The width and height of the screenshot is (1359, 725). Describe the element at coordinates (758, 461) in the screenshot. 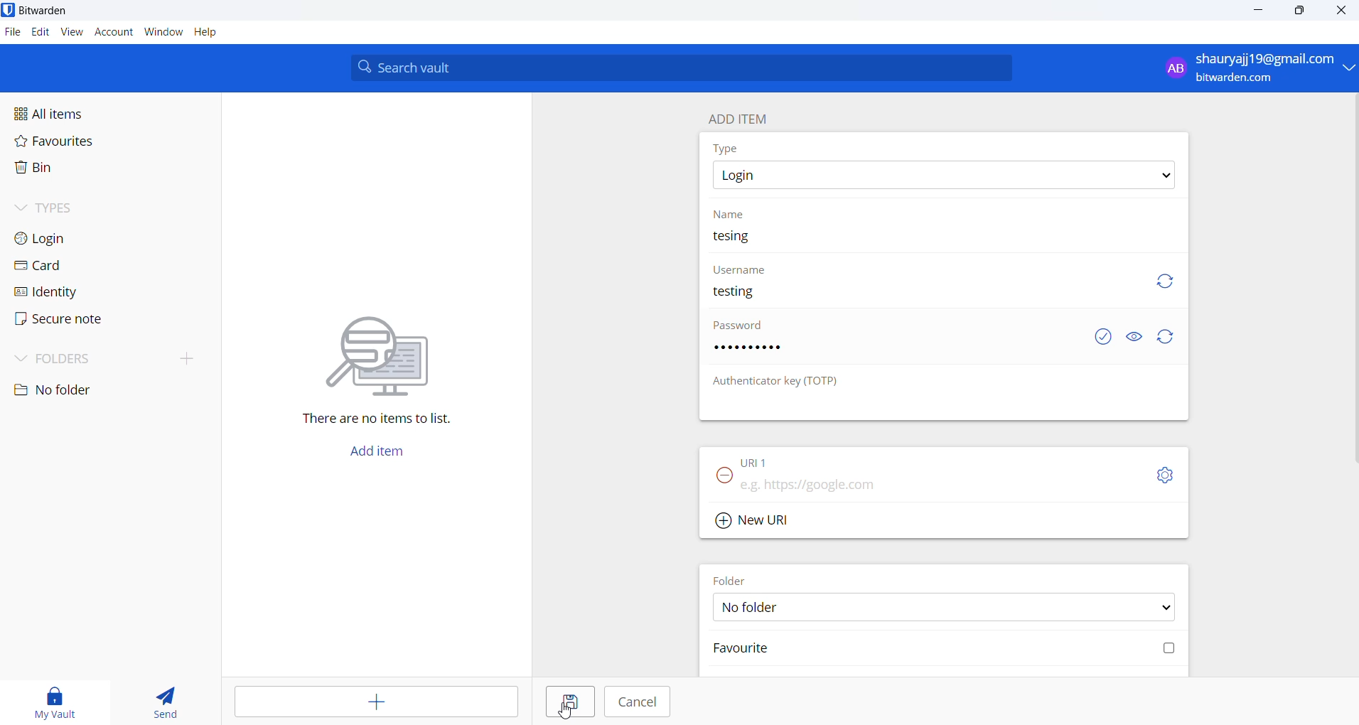

I see `URL heading` at that location.